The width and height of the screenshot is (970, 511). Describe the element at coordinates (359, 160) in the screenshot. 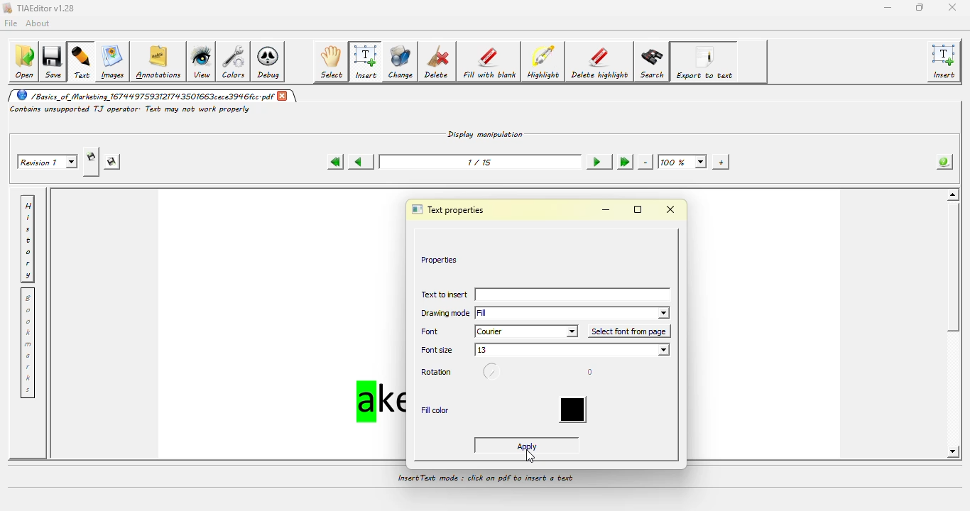

I see `previous page` at that location.